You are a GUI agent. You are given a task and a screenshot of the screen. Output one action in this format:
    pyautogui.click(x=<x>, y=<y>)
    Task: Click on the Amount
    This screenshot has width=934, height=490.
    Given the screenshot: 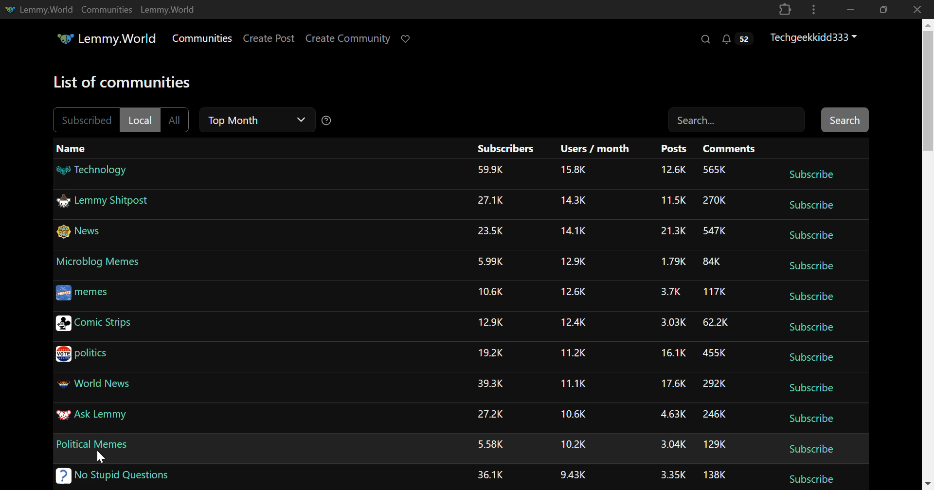 What is the action you would take?
    pyautogui.click(x=715, y=201)
    